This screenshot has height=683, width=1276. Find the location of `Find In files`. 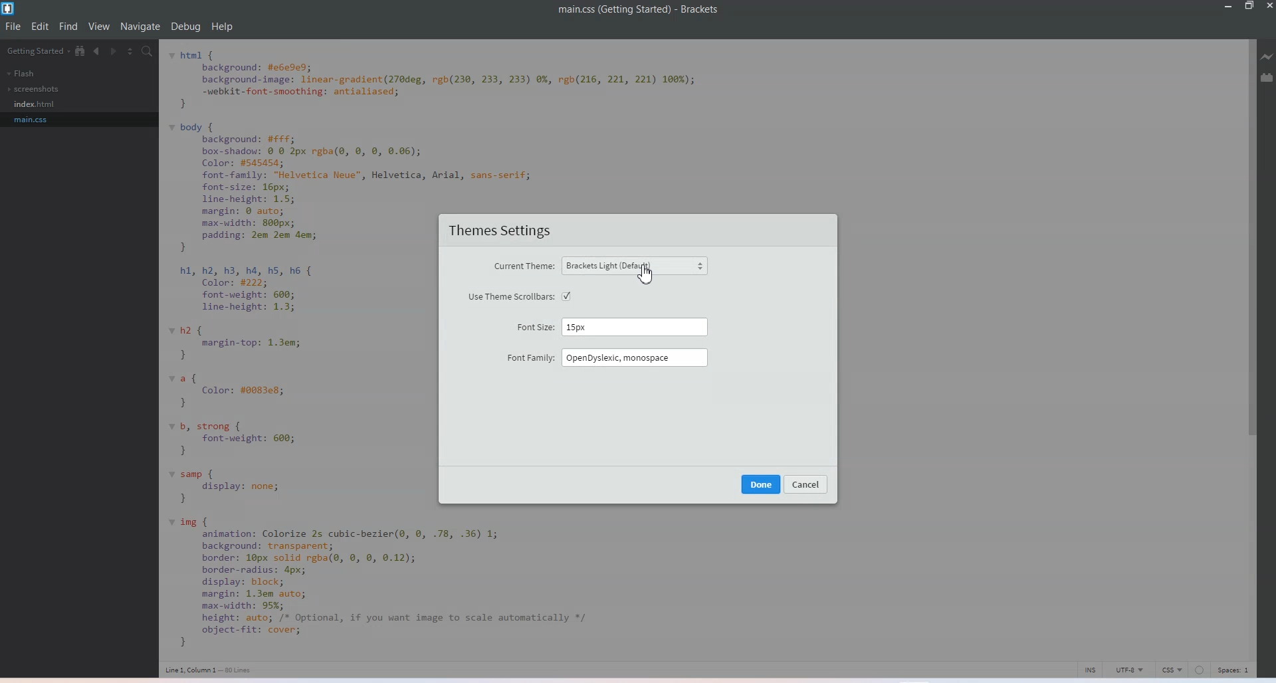

Find In files is located at coordinates (149, 50).